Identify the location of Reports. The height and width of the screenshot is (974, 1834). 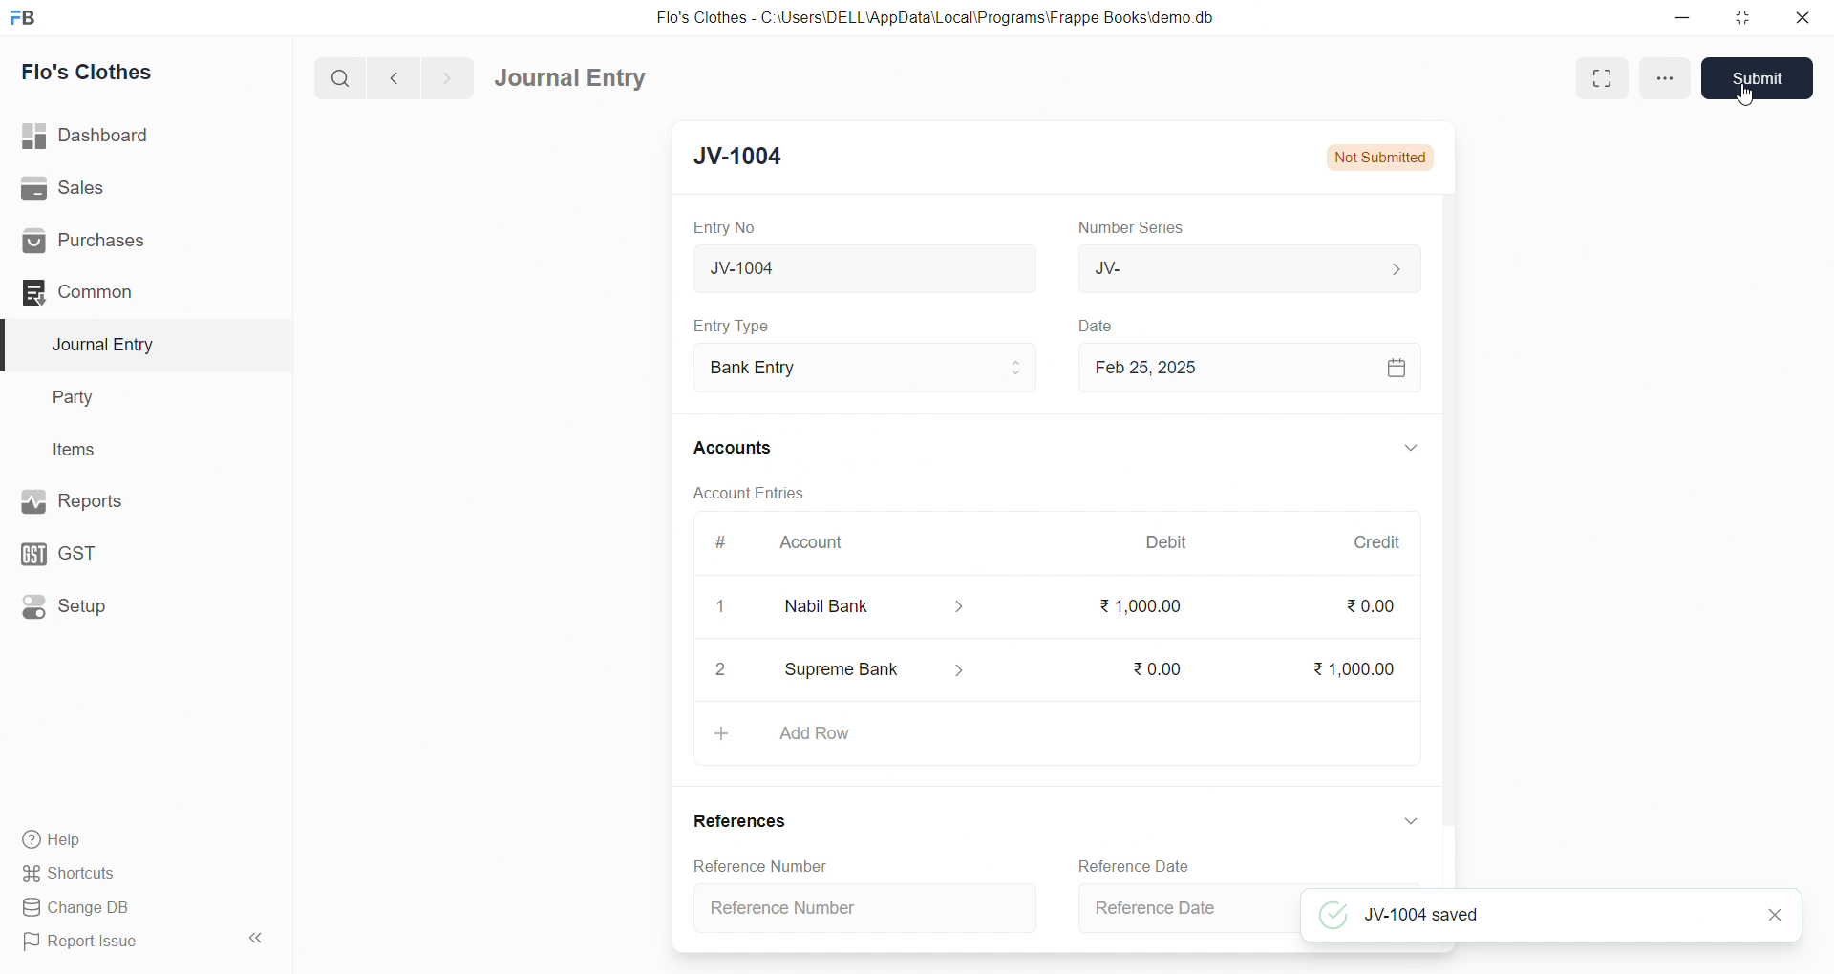
(134, 499).